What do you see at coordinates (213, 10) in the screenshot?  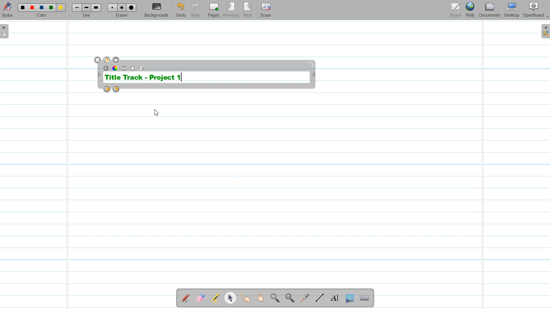 I see `Pages` at bounding box center [213, 10].